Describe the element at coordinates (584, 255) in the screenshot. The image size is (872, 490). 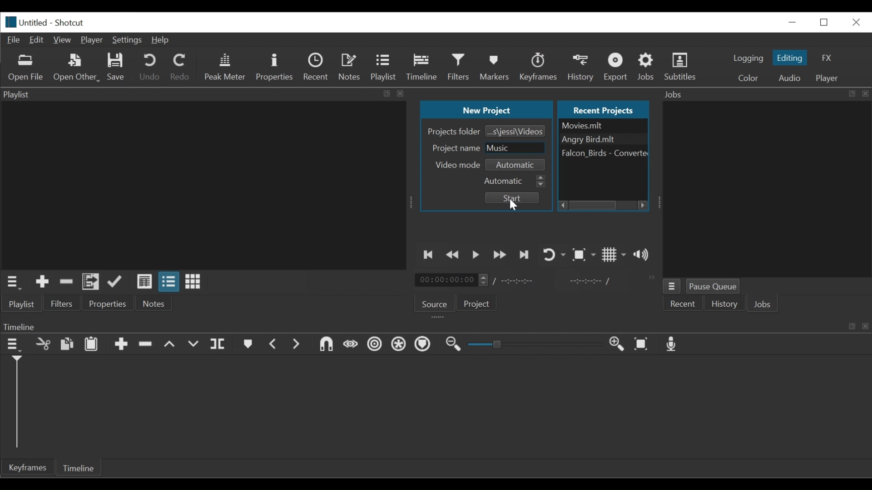
I see `Toggle Zoom` at that location.